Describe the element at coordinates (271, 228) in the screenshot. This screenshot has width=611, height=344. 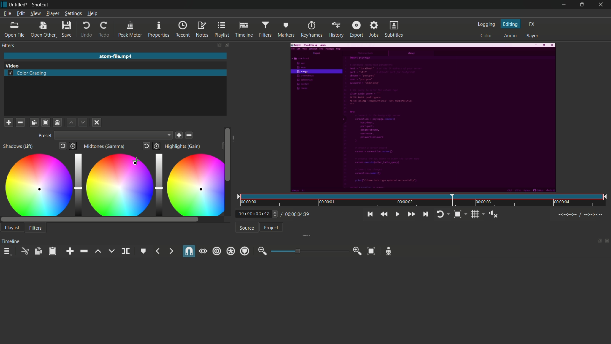
I see `project` at that location.